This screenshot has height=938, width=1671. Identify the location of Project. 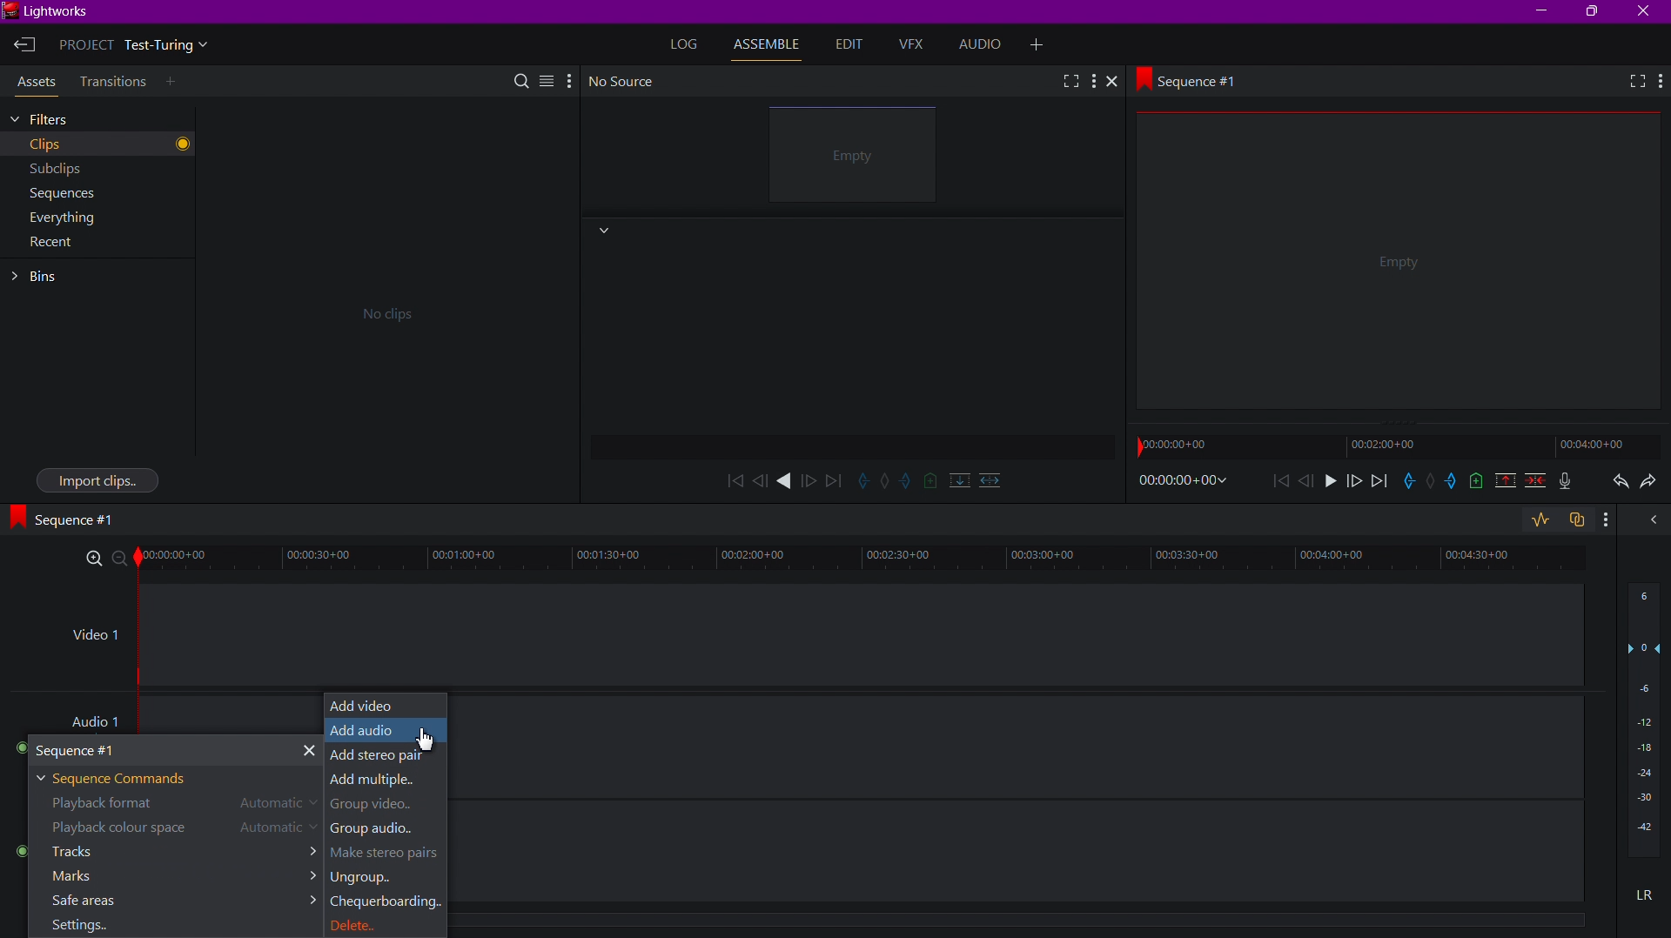
(139, 47).